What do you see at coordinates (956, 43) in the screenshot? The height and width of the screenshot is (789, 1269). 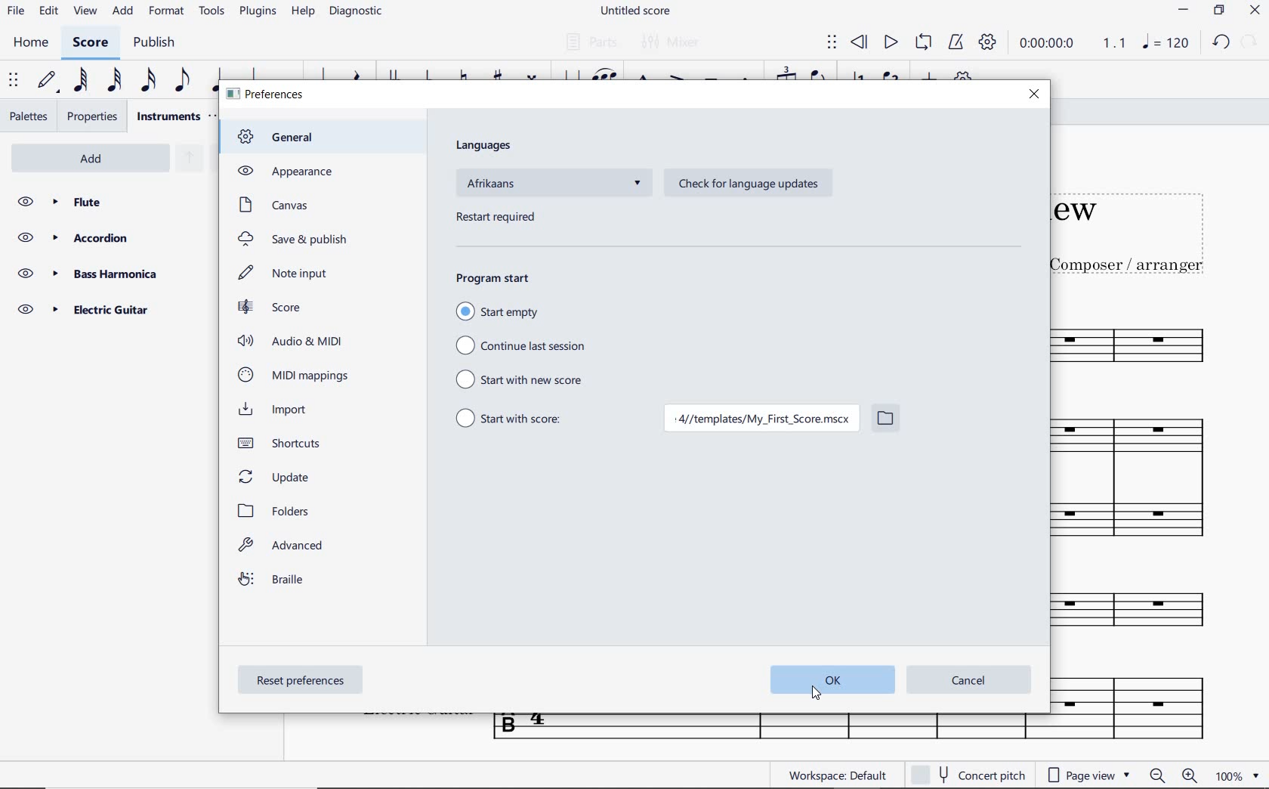 I see `metronome` at bounding box center [956, 43].